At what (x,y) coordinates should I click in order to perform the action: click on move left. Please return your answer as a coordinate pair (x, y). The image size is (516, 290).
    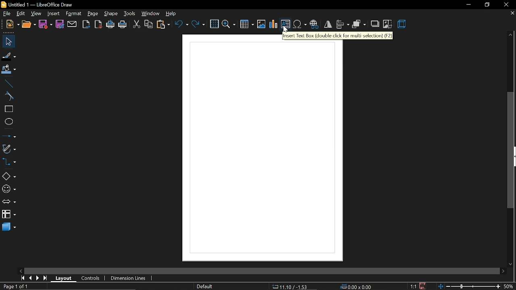
    Looking at the image, I should click on (21, 270).